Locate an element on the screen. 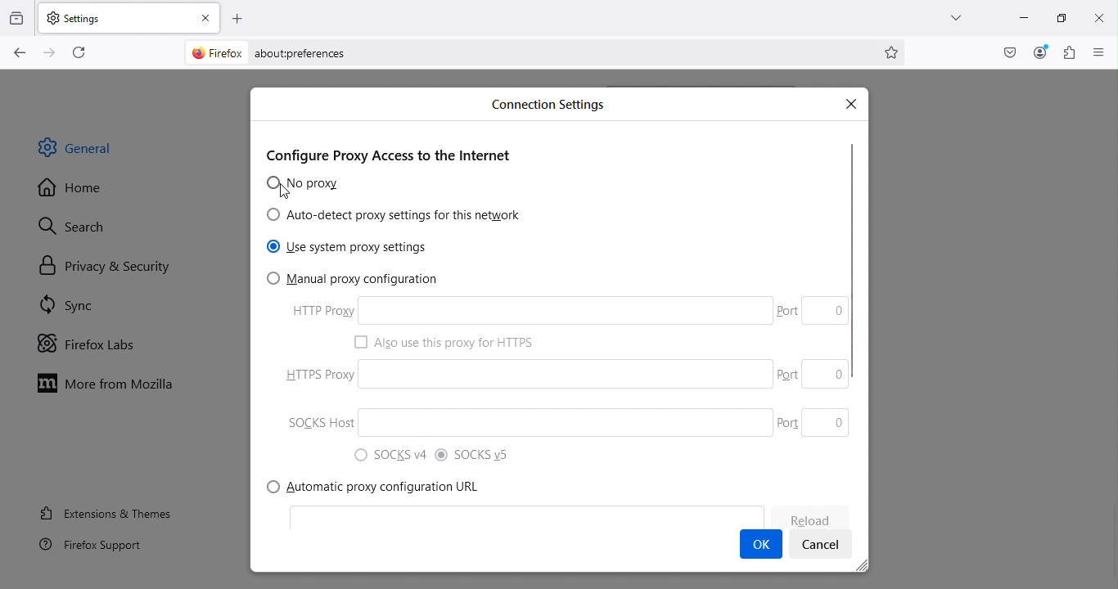  Reload is located at coordinates (805, 519).